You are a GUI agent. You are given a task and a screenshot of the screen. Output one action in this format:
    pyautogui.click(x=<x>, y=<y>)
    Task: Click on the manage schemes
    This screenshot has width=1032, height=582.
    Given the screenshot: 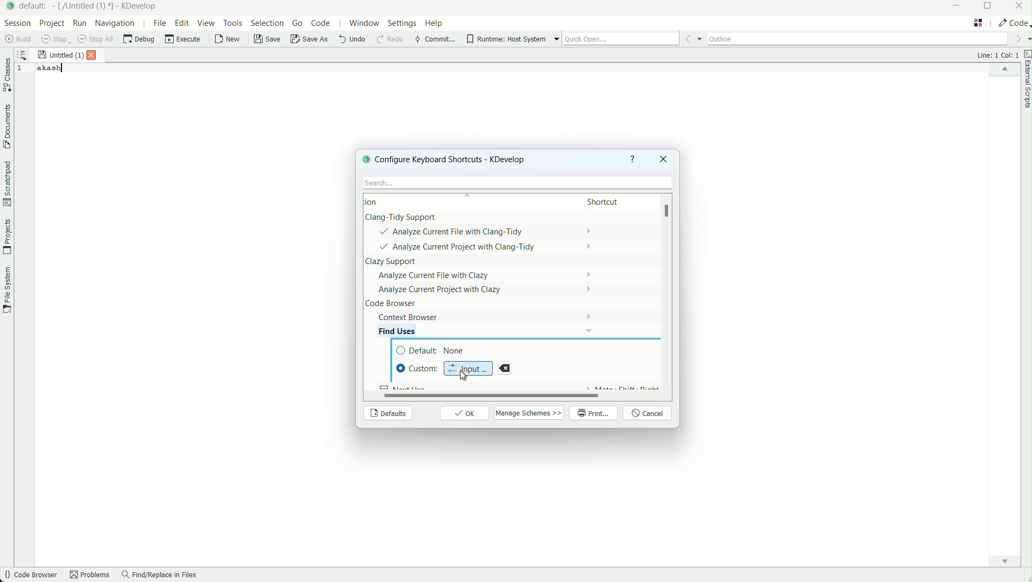 What is the action you would take?
    pyautogui.click(x=530, y=413)
    